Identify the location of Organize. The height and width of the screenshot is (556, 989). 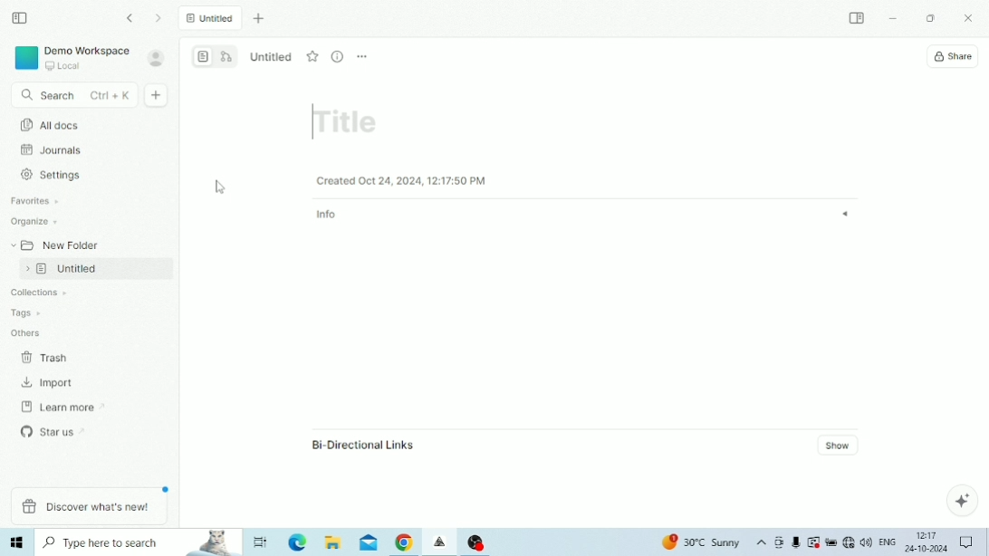
(35, 222).